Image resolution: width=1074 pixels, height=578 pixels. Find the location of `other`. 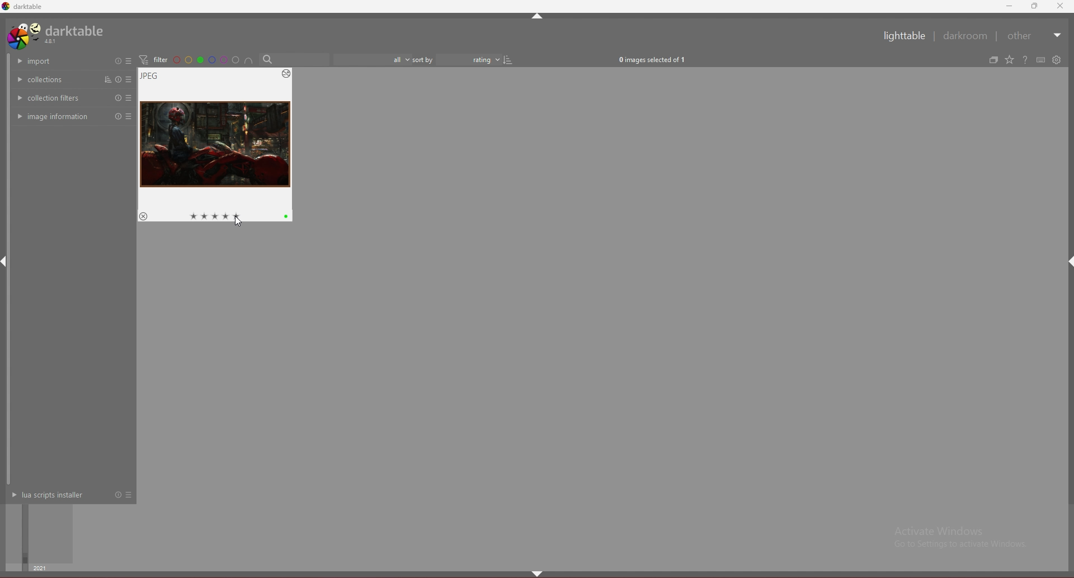

other is located at coordinates (1035, 35).